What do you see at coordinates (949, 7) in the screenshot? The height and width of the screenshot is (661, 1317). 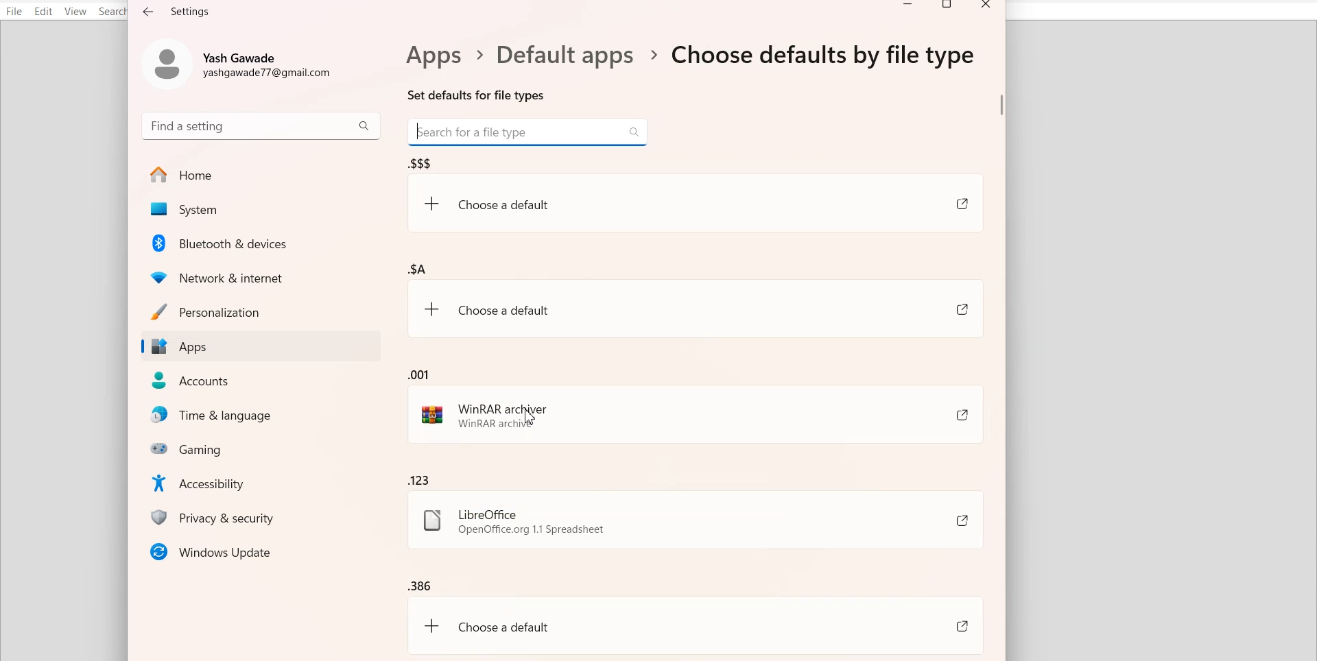 I see `Maximize` at bounding box center [949, 7].